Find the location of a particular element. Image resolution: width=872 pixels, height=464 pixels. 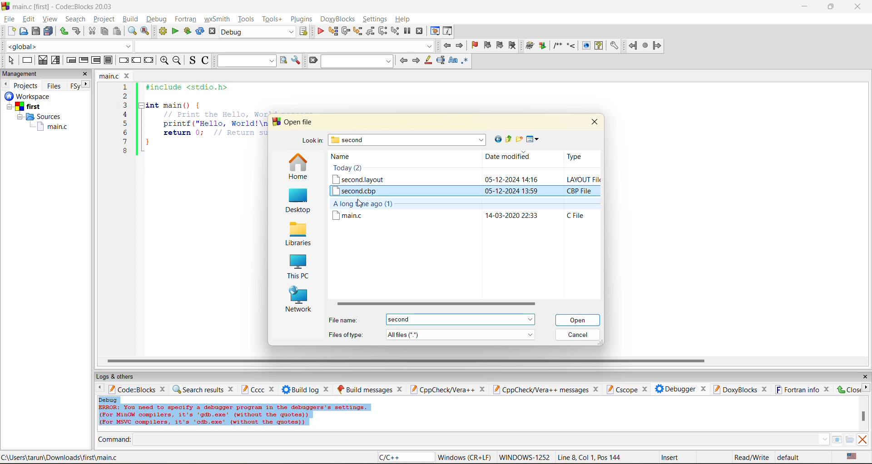

rebuild is located at coordinates (200, 31).